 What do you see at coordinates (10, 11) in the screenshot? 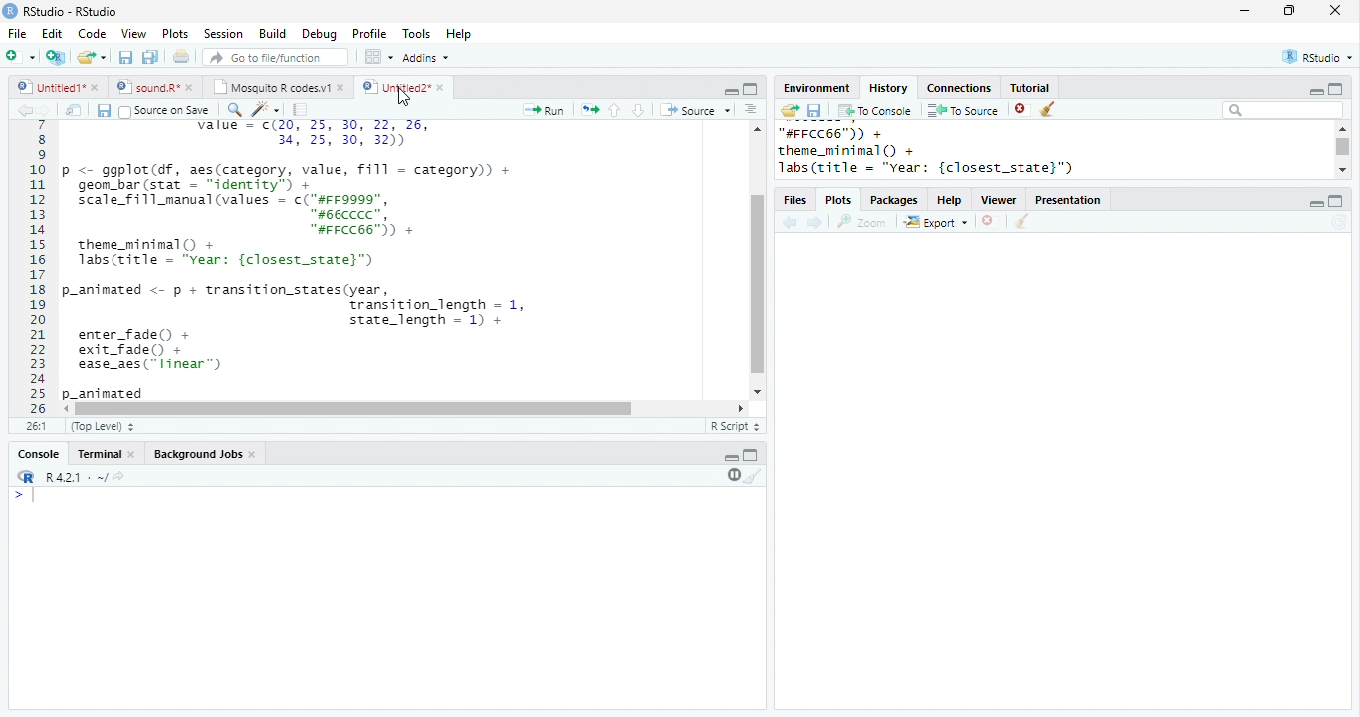
I see `logo` at bounding box center [10, 11].